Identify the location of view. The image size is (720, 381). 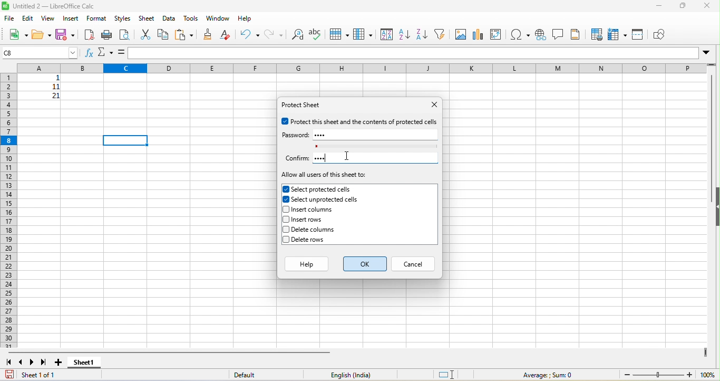
(48, 18).